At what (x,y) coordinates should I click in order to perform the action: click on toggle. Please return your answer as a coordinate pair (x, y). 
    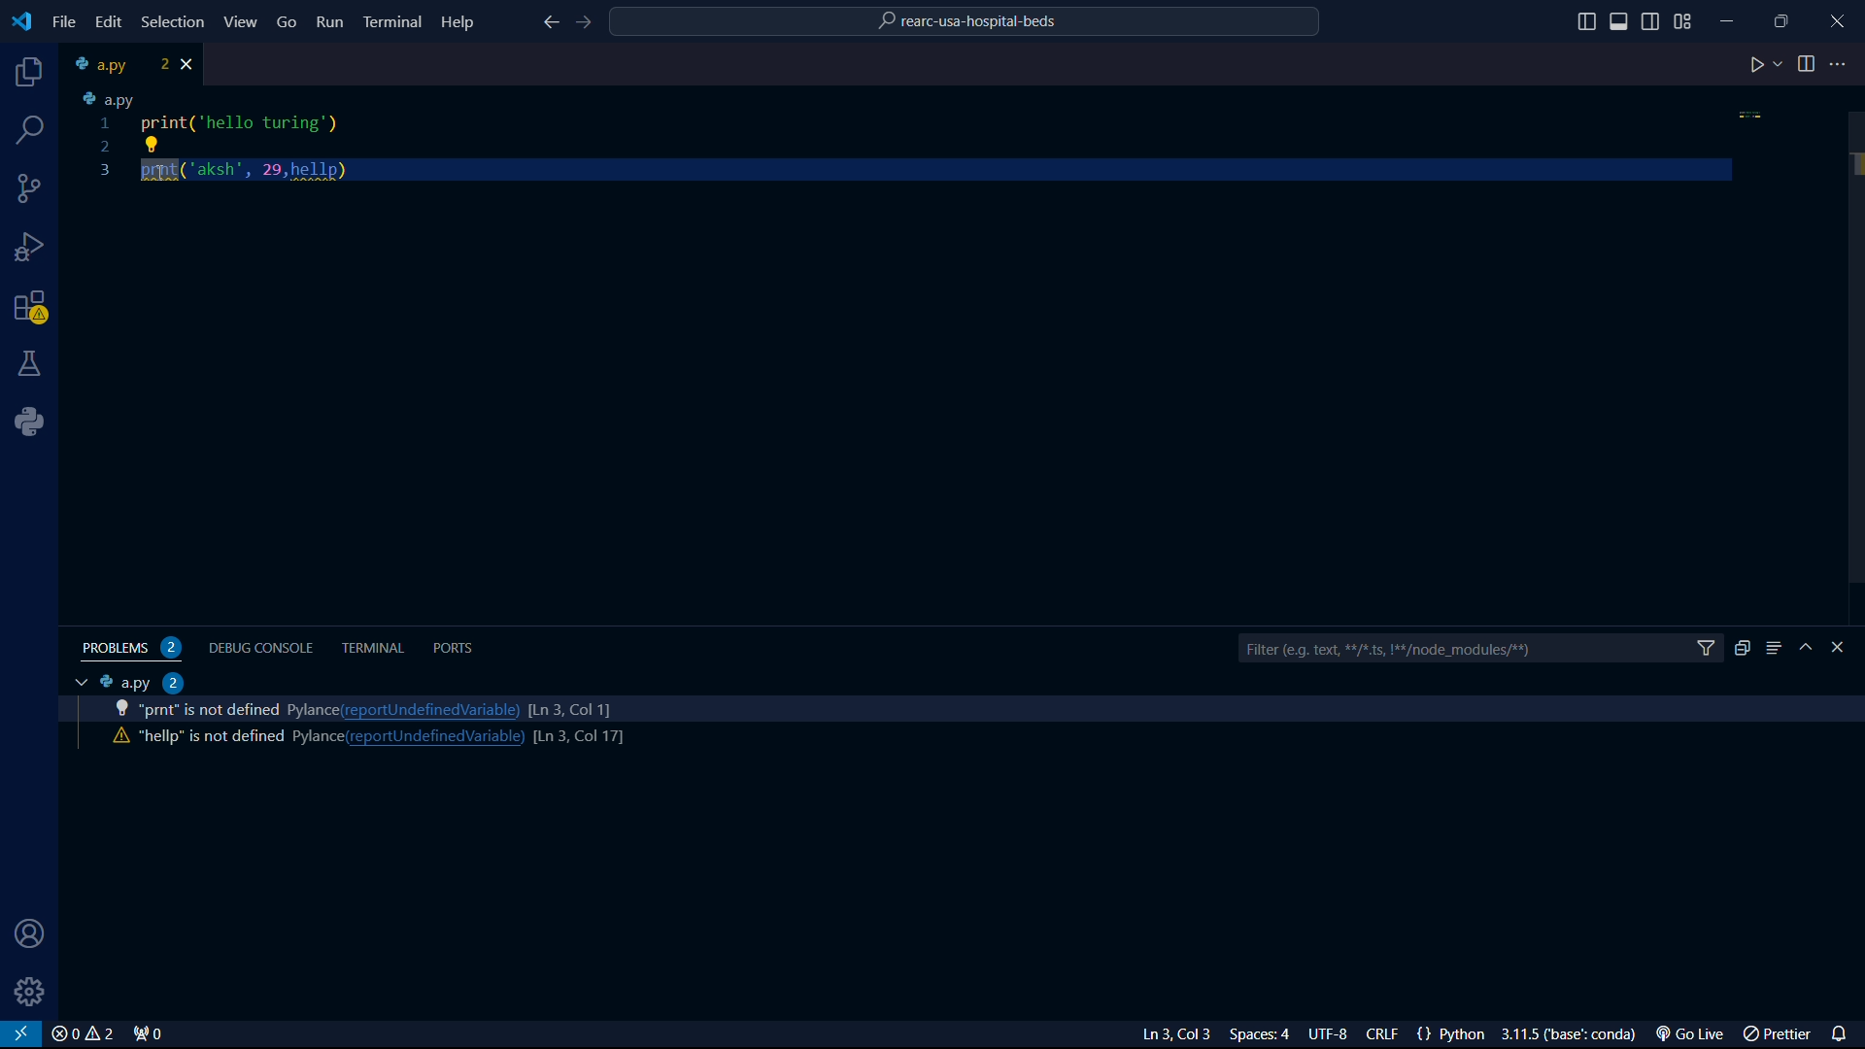
    Looking at the image, I should click on (1807, 64).